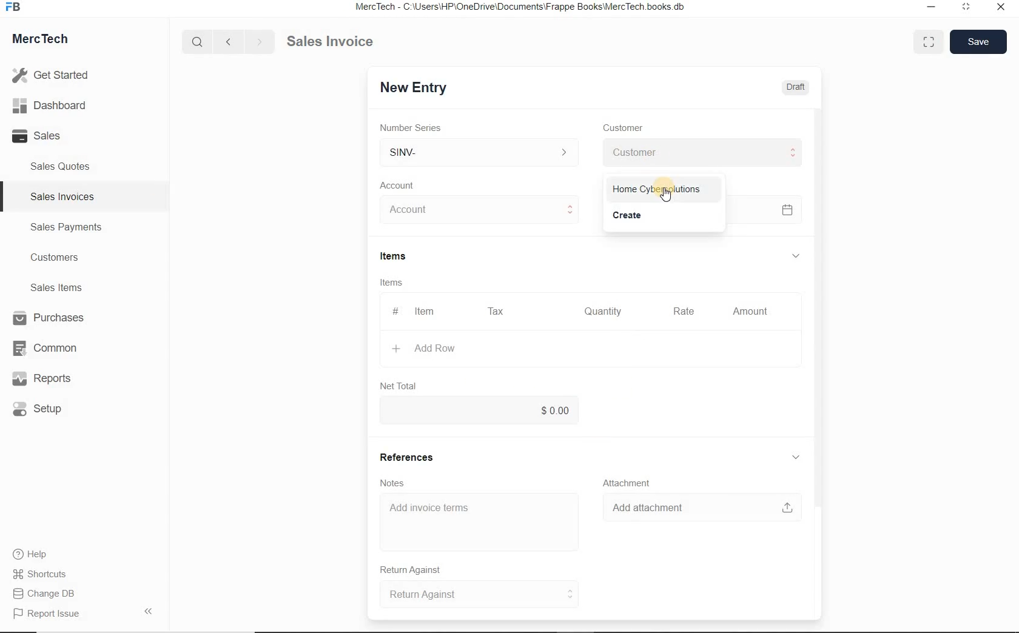  Describe the element at coordinates (230, 42) in the screenshot. I see `Go back` at that location.